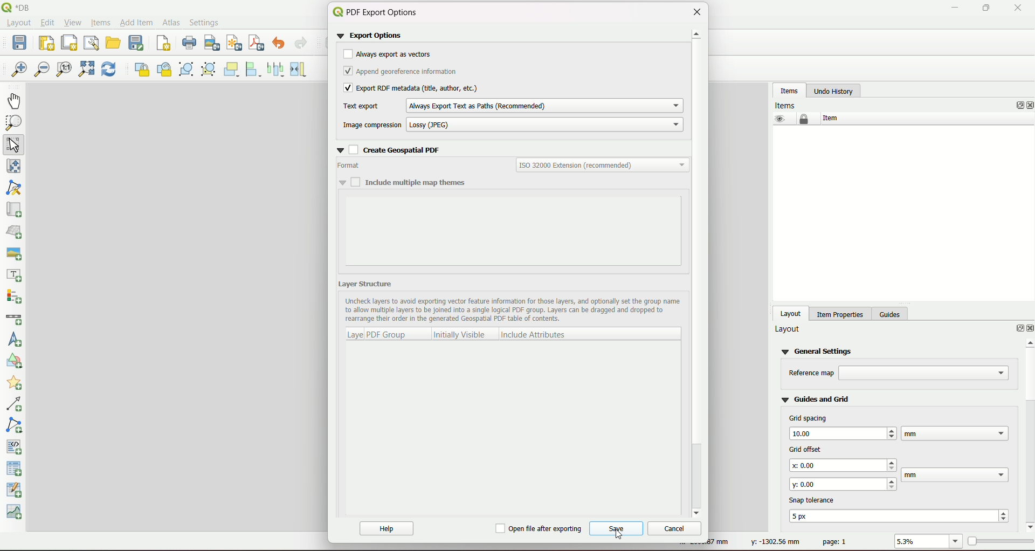  I want to click on add pages, so click(163, 44).